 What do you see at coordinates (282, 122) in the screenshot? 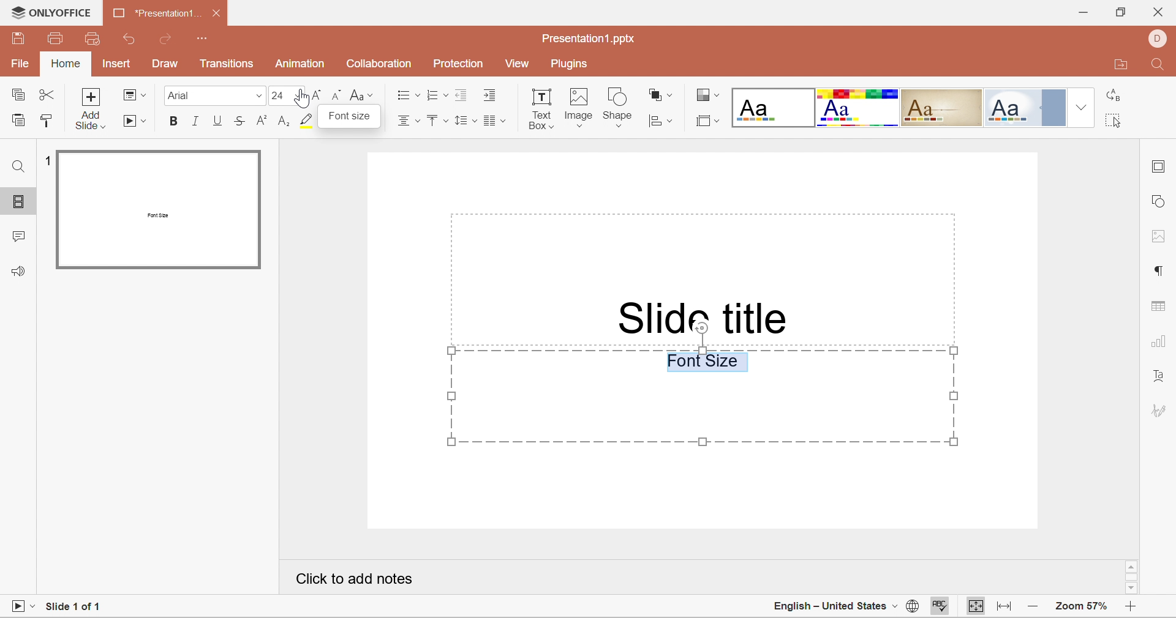
I see `Subscript` at bounding box center [282, 122].